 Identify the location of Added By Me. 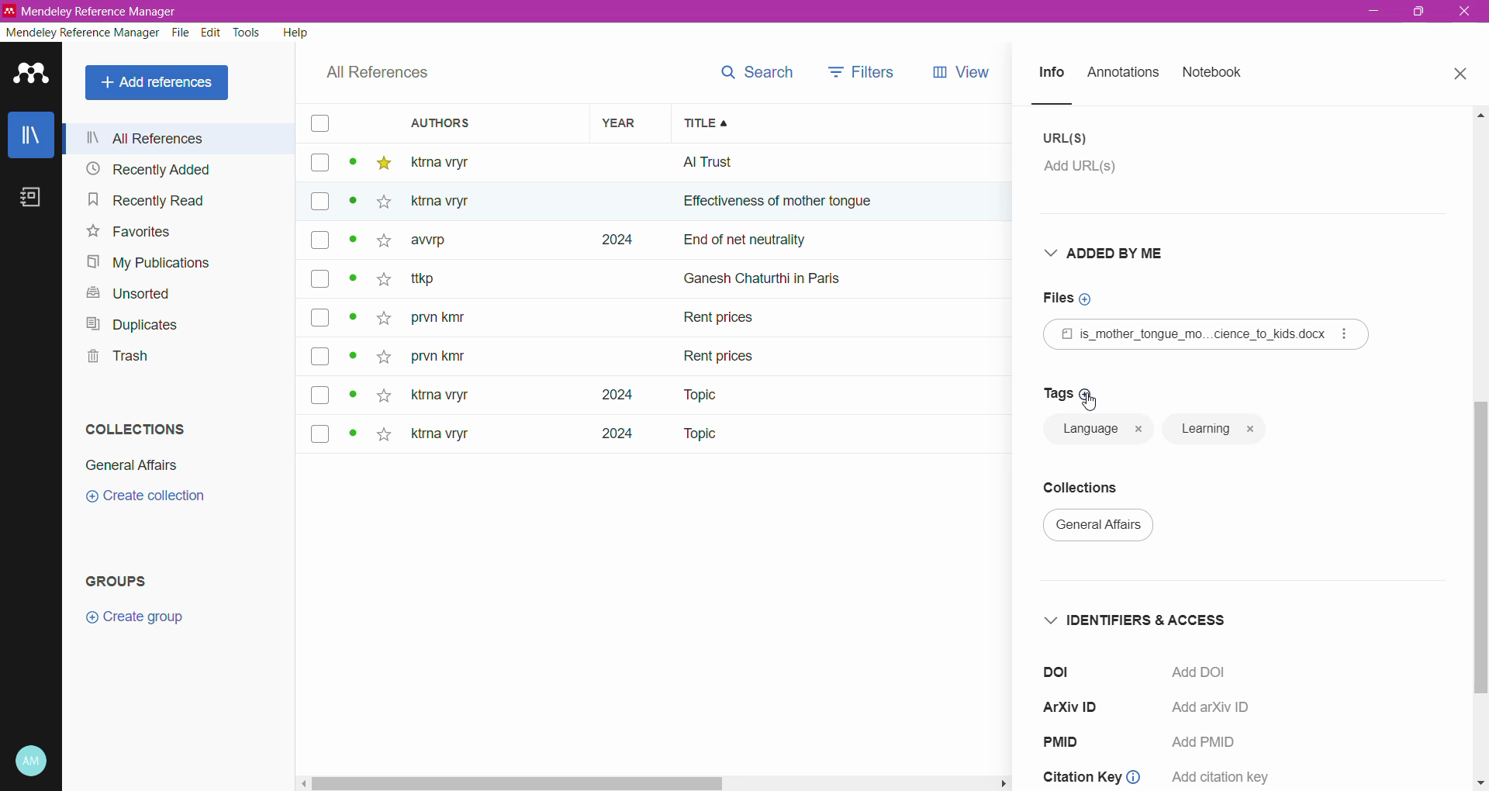
(1114, 253).